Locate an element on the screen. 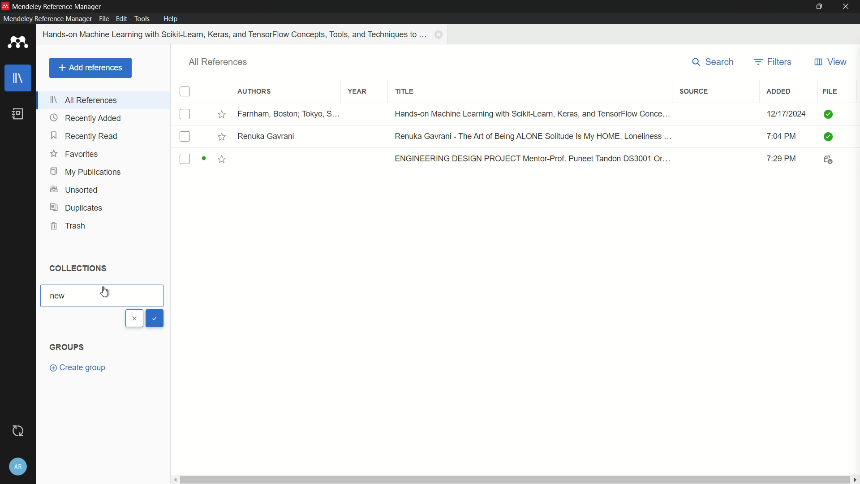  app icon is located at coordinates (18, 44).